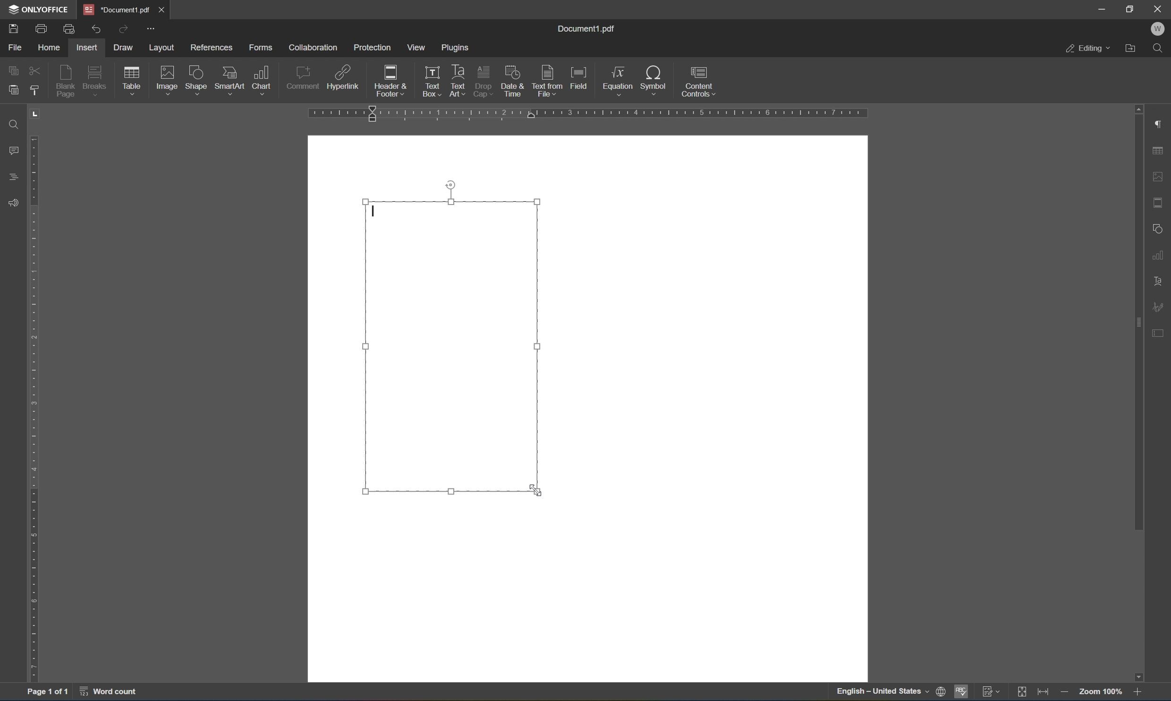  Describe the element at coordinates (16, 49) in the screenshot. I see `File` at that location.